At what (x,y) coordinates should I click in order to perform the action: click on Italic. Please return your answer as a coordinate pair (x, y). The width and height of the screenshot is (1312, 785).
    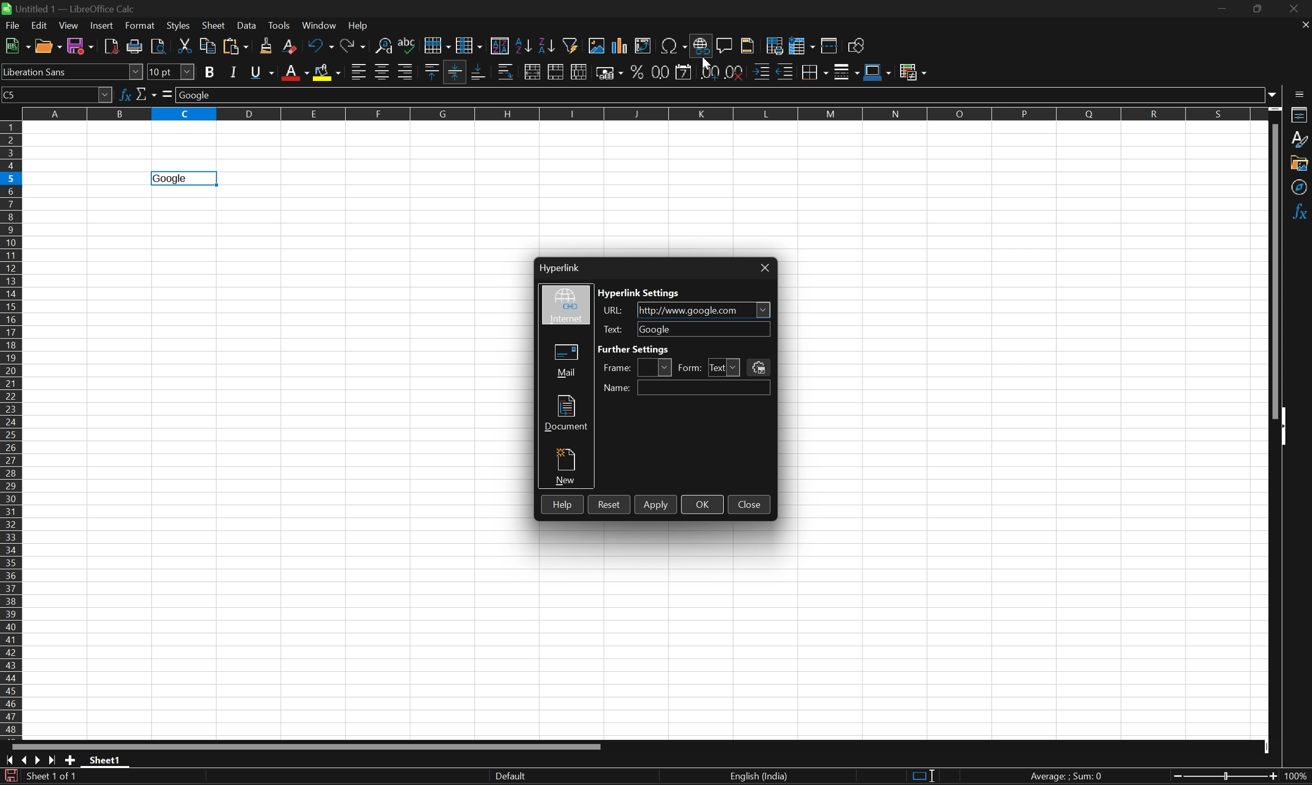
    Looking at the image, I should click on (235, 72).